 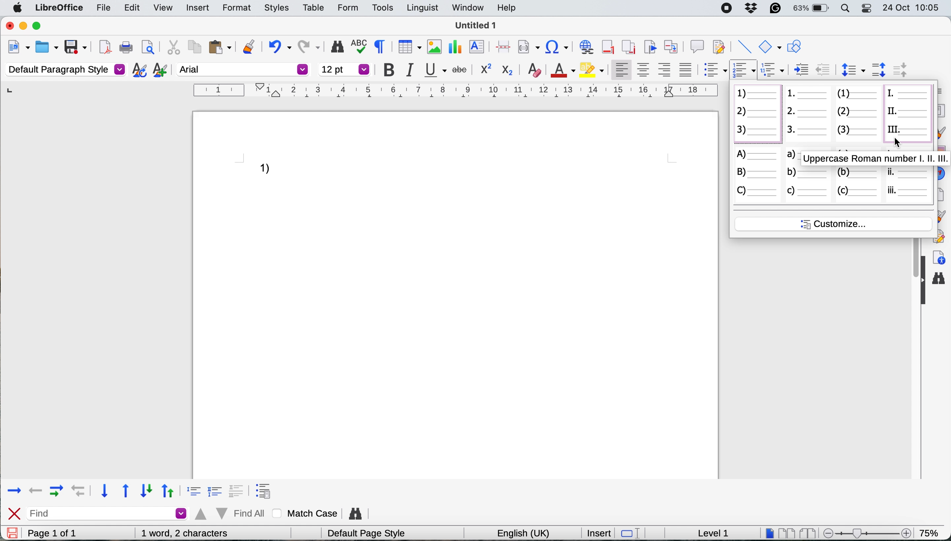 What do you see at coordinates (801, 69) in the screenshot?
I see `decrease indent` at bounding box center [801, 69].